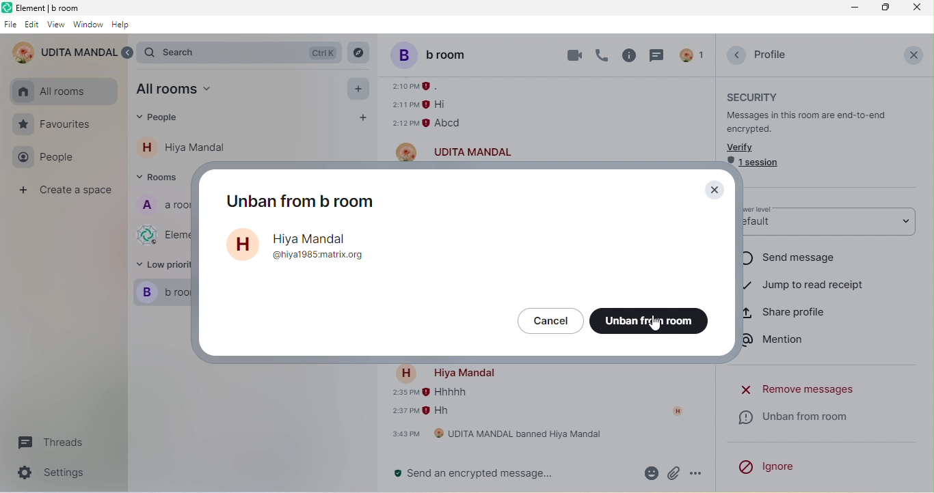 The width and height of the screenshot is (934, 493). Describe the element at coordinates (129, 53) in the screenshot. I see `expand` at that location.